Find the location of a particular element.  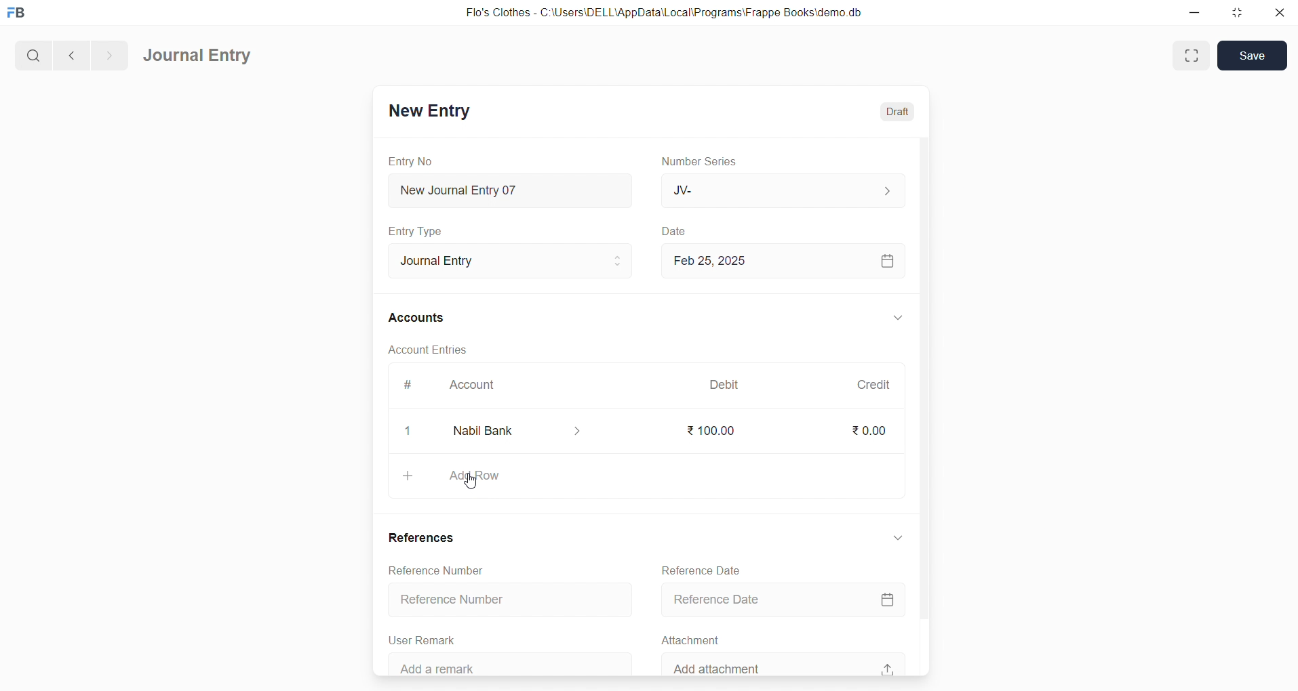

Reference Date is located at coordinates (703, 568).